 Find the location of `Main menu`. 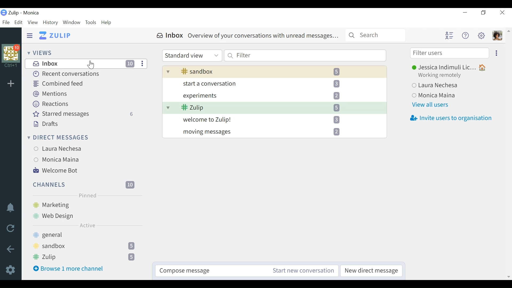

Main menu is located at coordinates (481, 36).